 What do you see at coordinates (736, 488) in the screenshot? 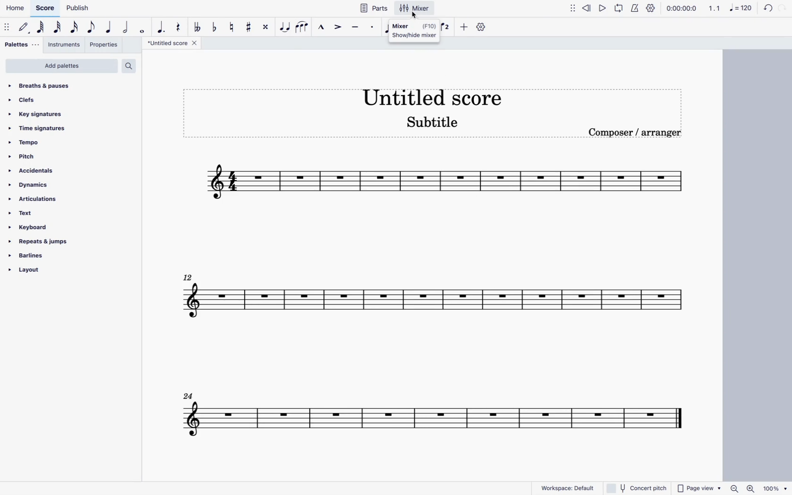
I see `zoom out` at bounding box center [736, 488].